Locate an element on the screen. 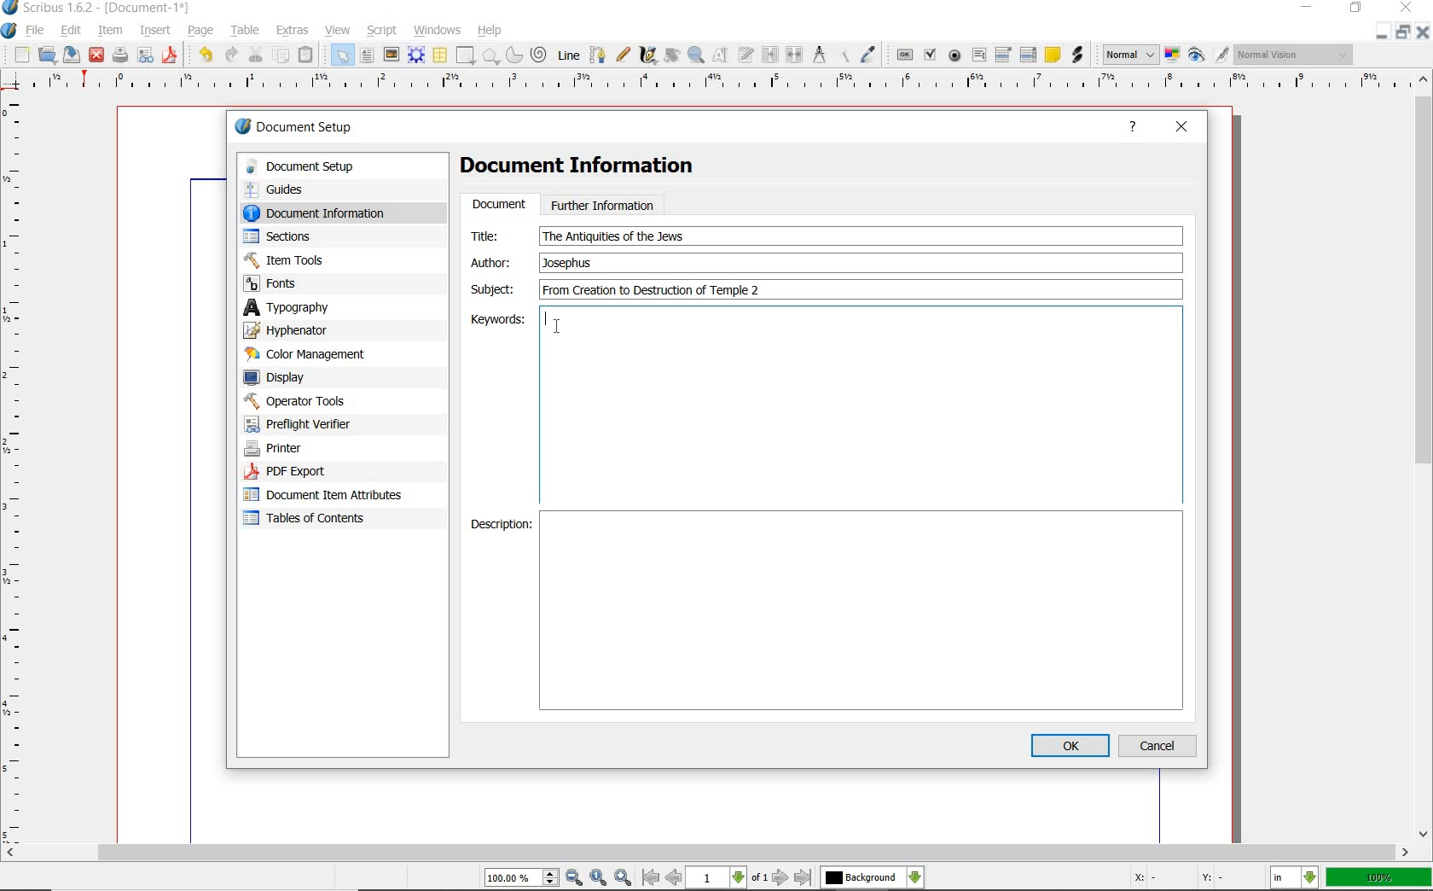  copy is located at coordinates (281, 55).